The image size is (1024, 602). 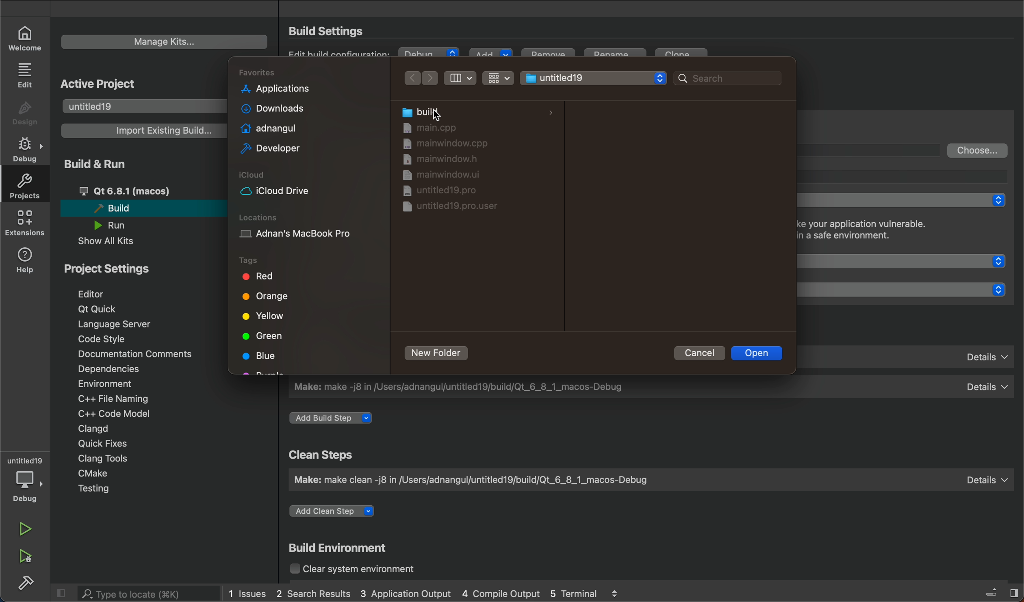 I want to click on close side bar, so click(x=62, y=592).